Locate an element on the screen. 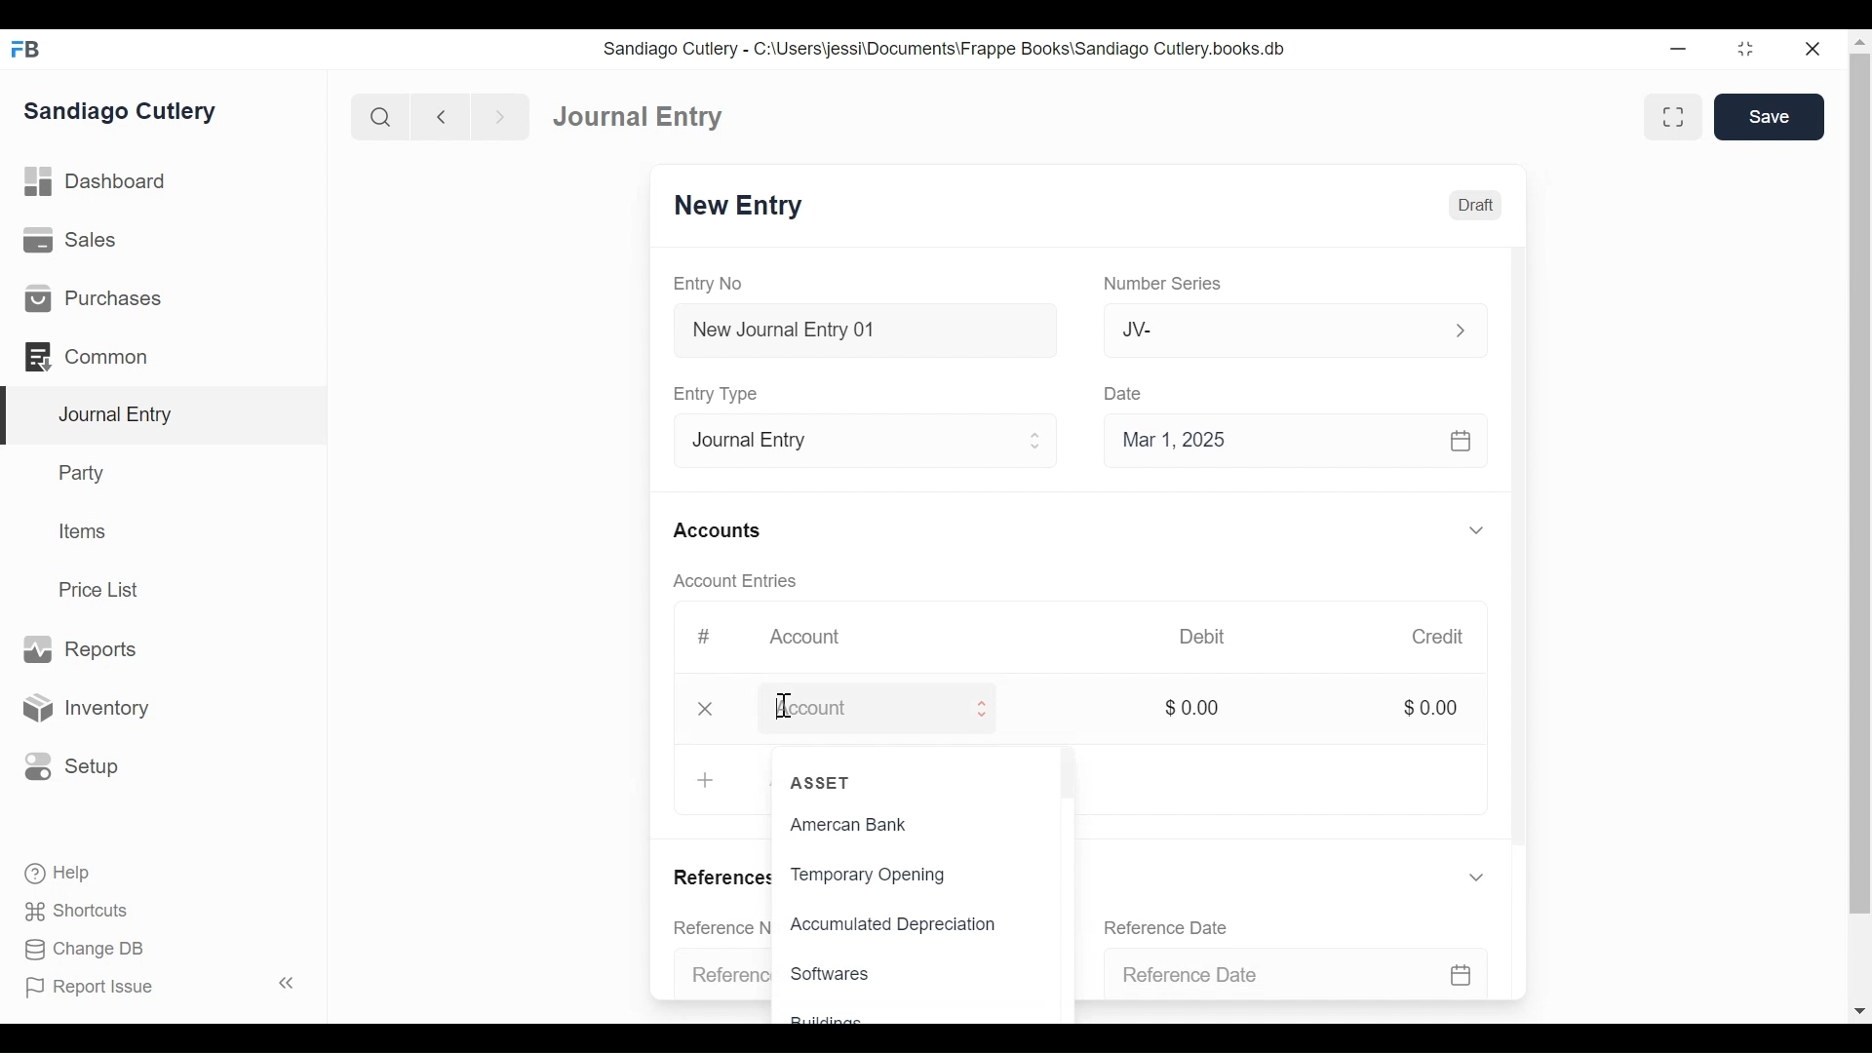 The image size is (1872, 1053). search  is located at coordinates (377, 113).